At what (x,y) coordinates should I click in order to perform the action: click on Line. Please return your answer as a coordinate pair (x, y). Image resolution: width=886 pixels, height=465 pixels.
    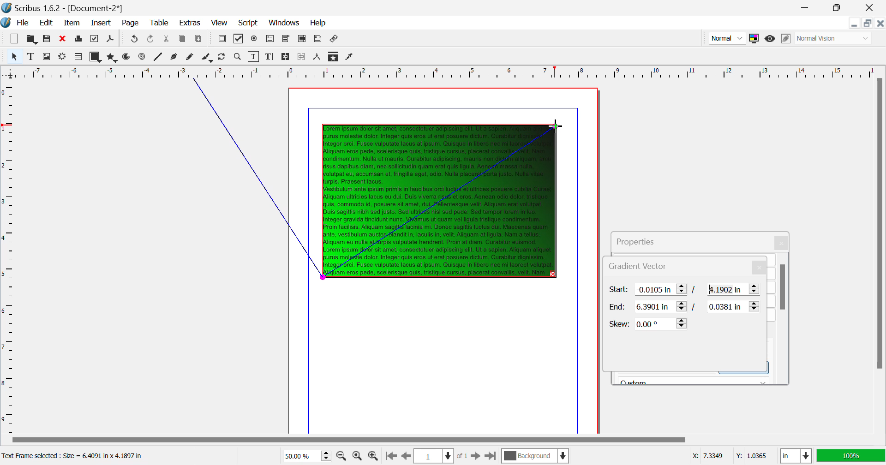
    Looking at the image, I should click on (158, 58).